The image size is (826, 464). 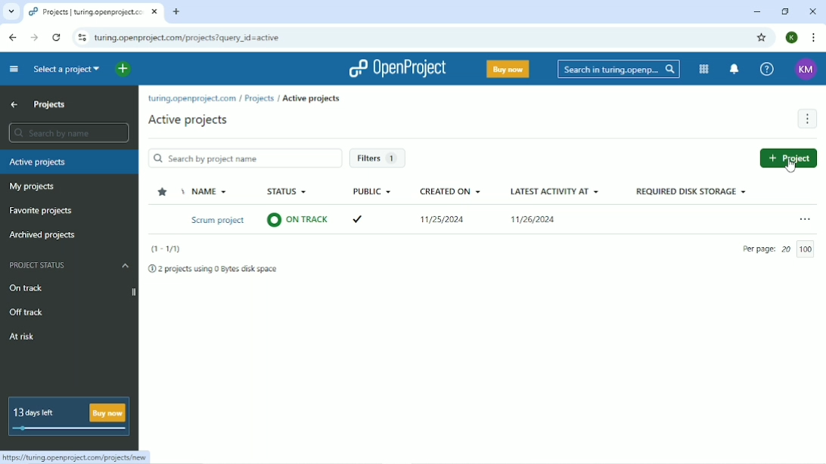 I want to click on Forward, so click(x=35, y=38).